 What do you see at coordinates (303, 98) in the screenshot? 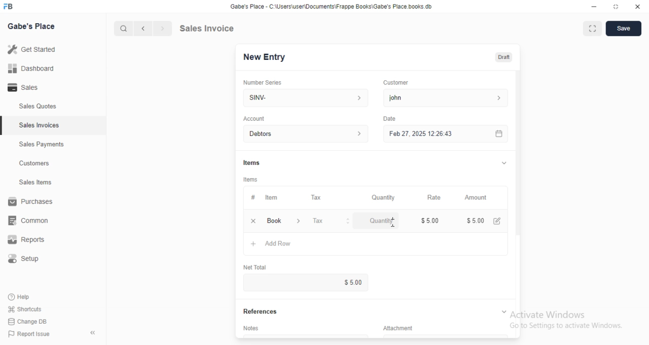
I see `SINV- >` at bounding box center [303, 98].